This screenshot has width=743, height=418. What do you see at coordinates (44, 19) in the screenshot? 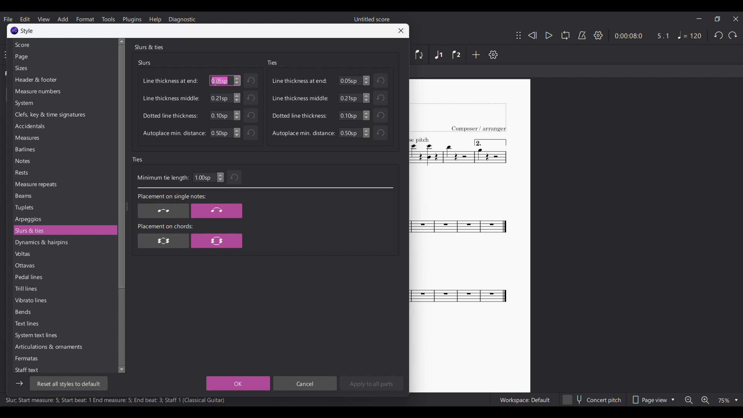
I see `View menu` at bounding box center [44, 19].